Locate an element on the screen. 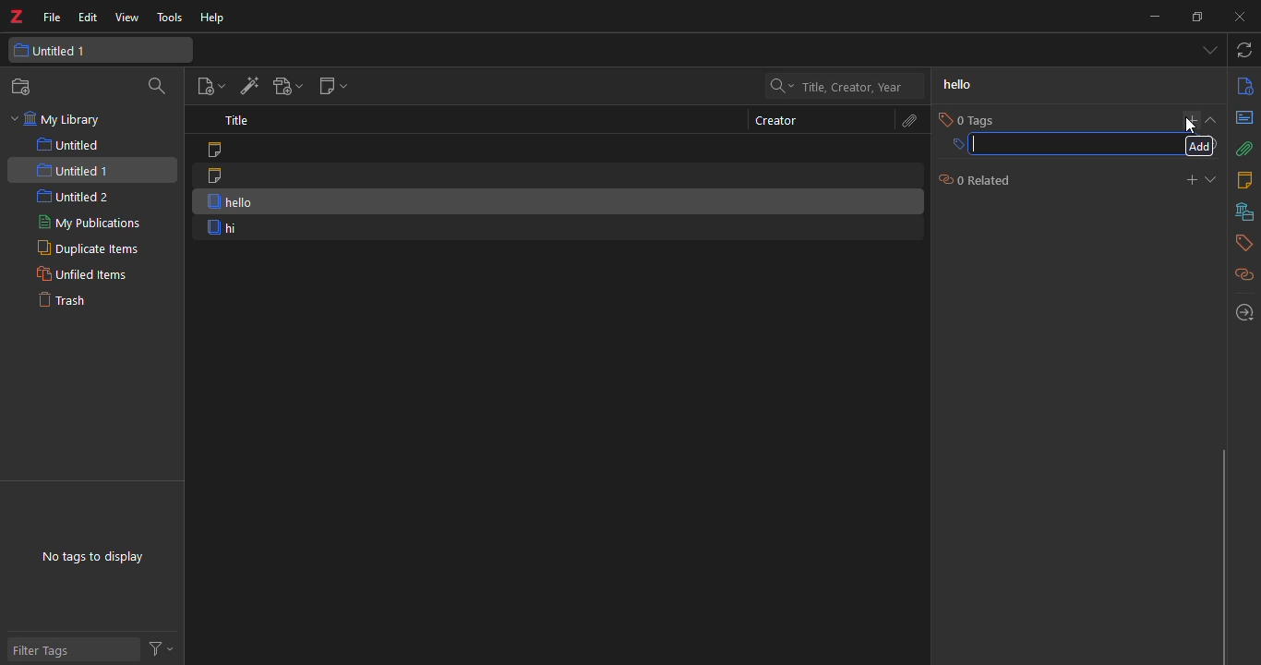 Image resolution: width=1261 pixels, height=665 pixels. z is located at coordinates (20, 18).